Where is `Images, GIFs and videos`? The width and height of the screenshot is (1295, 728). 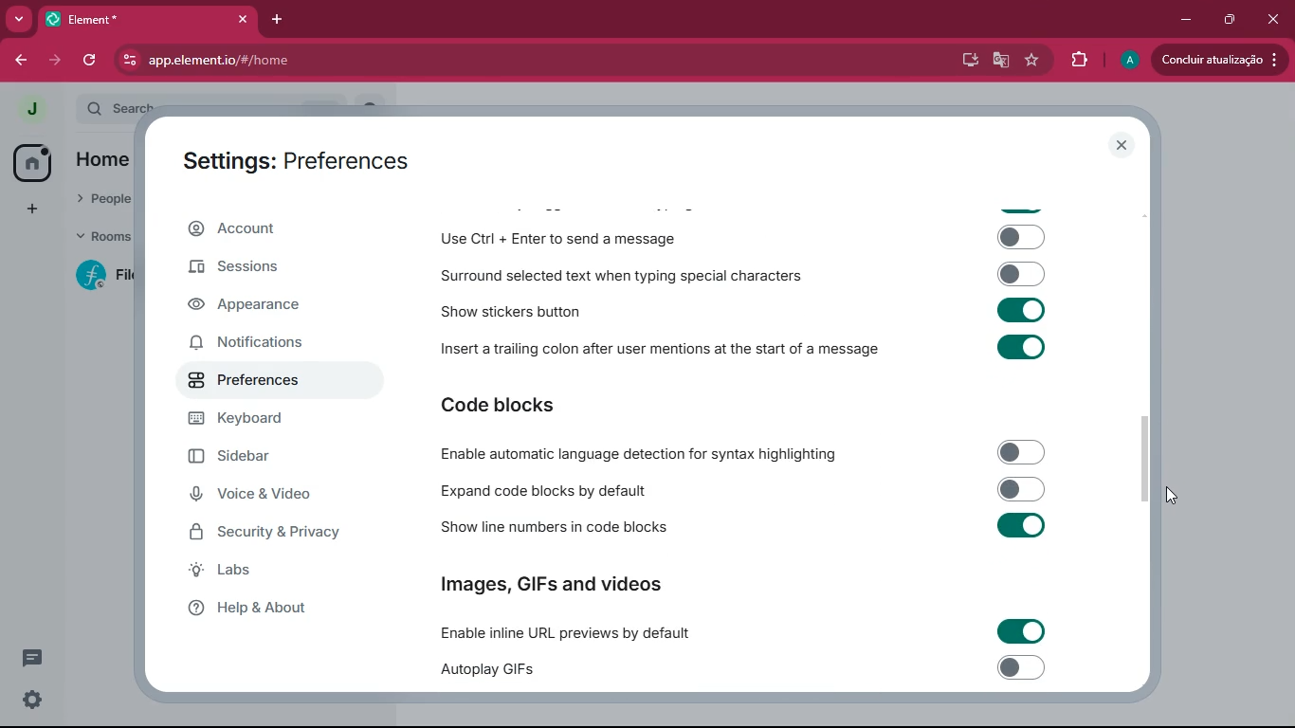
Images, GIFs and videos is located at coordinates (555, 582).